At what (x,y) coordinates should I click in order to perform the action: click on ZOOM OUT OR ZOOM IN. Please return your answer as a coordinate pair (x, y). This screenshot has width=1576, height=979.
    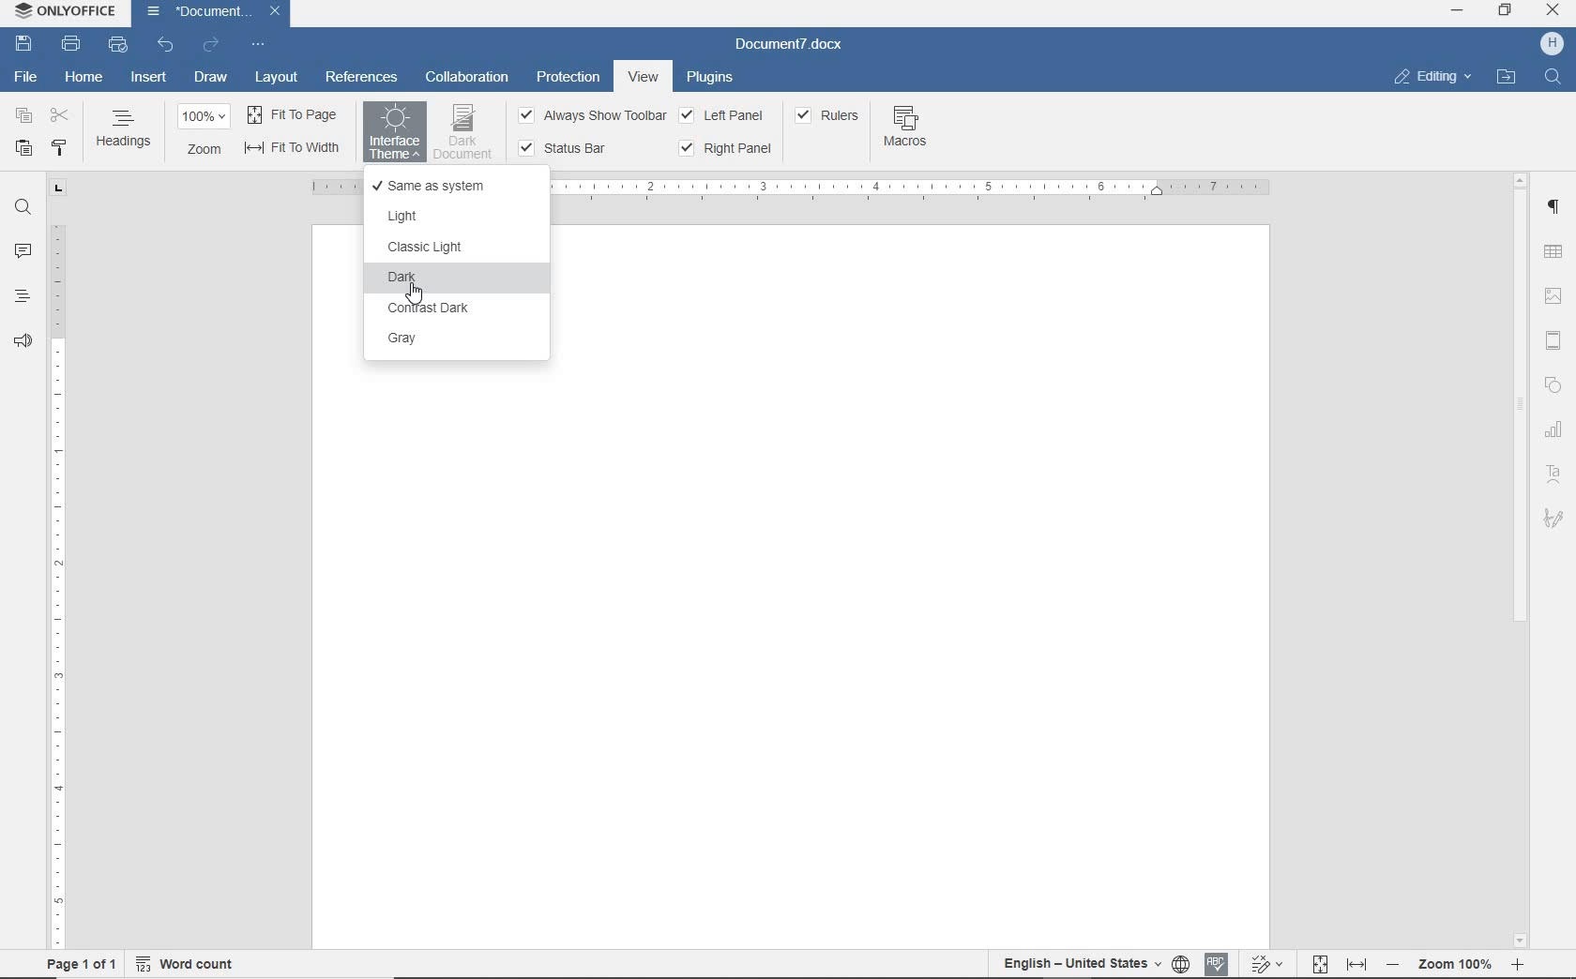
    Looking at the image, I should click on (1460, 965).